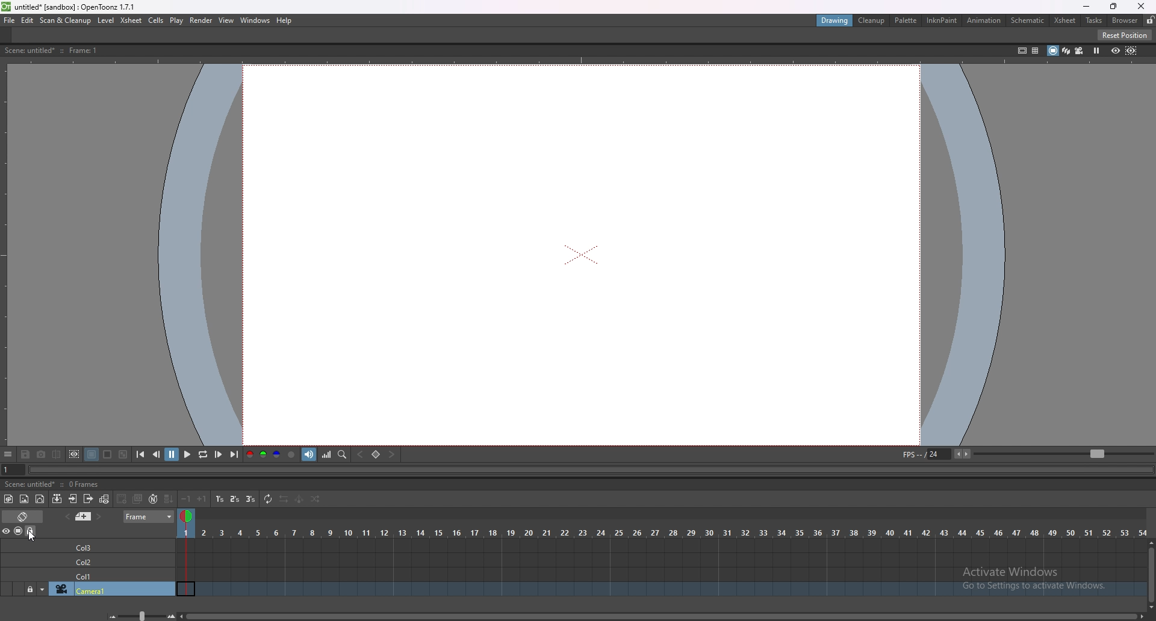 The height and width of the screenshot is (621, 1156). Describe the element at coordinates (942, 20) in the screenshot. I see `inknpaint` at that location.